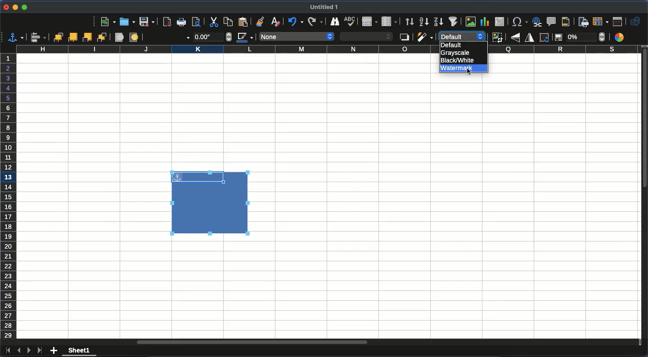  Describe the element at coordinates (472, 22) in the screenshot. I see `image` at that location.